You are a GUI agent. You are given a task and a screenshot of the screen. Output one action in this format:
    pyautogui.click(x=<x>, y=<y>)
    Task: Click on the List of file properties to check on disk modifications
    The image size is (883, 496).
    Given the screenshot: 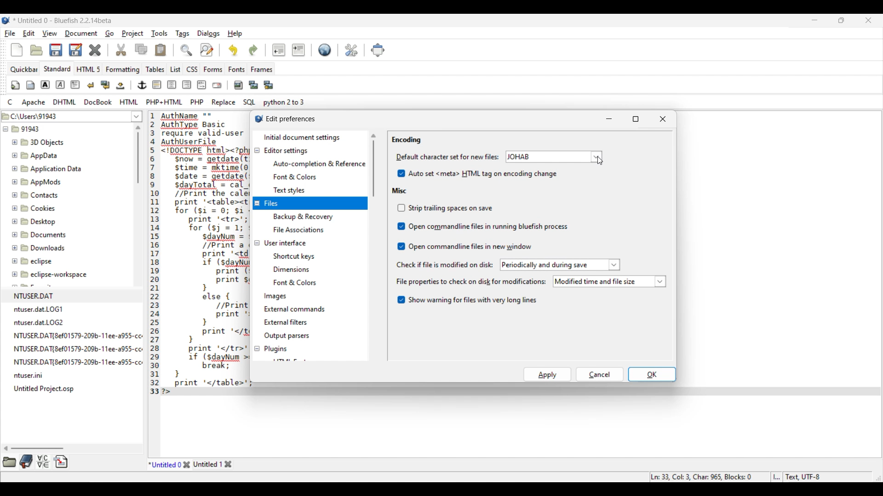 What is the action you would take?
    pyautogui.click(x=609, y=282)
    